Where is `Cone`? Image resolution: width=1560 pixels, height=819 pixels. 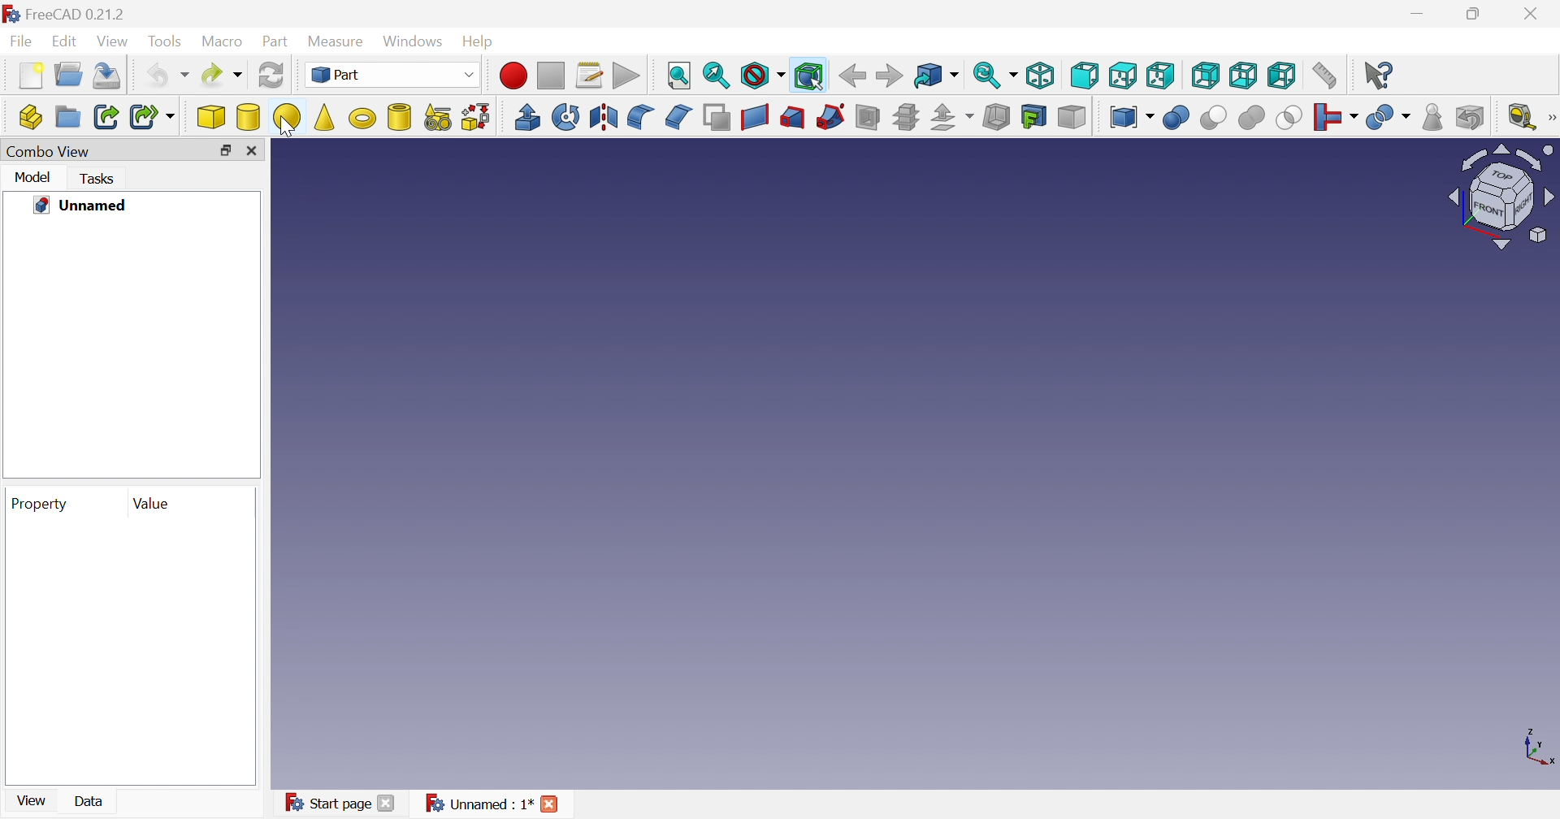 Cone is located at coordinates (327, 116).